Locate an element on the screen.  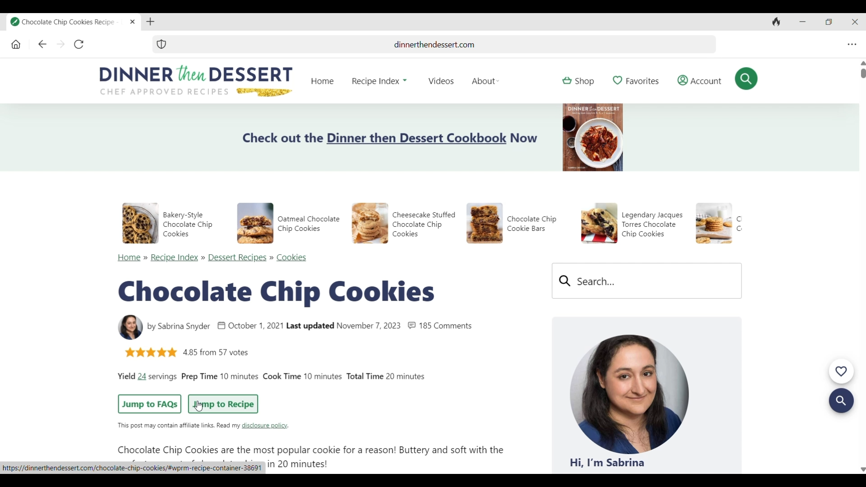
Bakery-Style Chocolate Chip Cookies is located at coordinates (187, 224).